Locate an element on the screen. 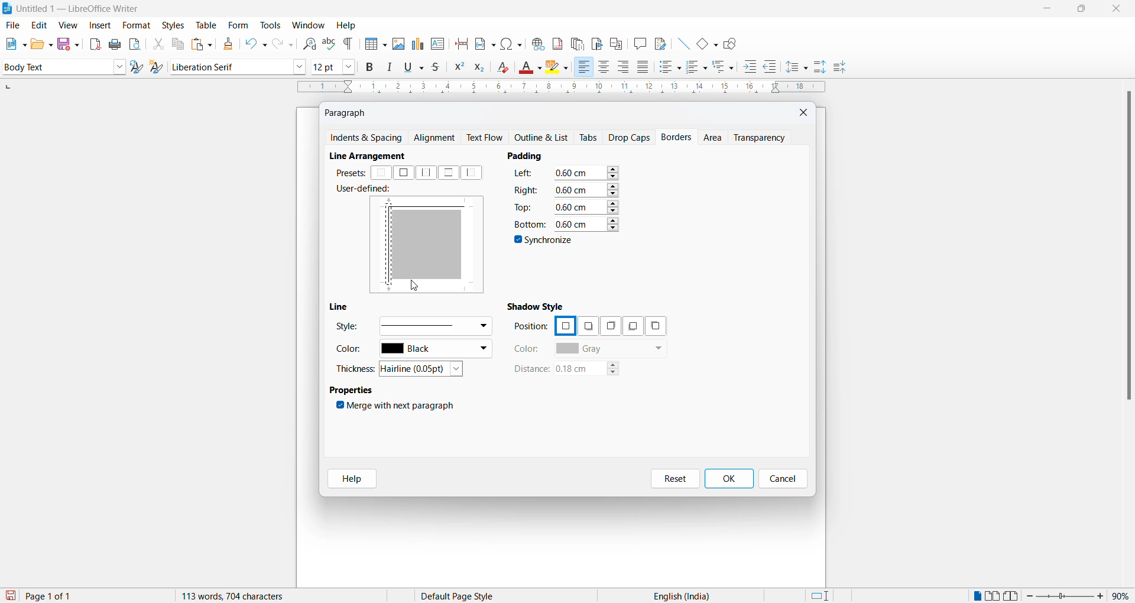 Image resolution: width=1135 pixels, height=603 pixels. insert comments is located at coordinates (637, 43).